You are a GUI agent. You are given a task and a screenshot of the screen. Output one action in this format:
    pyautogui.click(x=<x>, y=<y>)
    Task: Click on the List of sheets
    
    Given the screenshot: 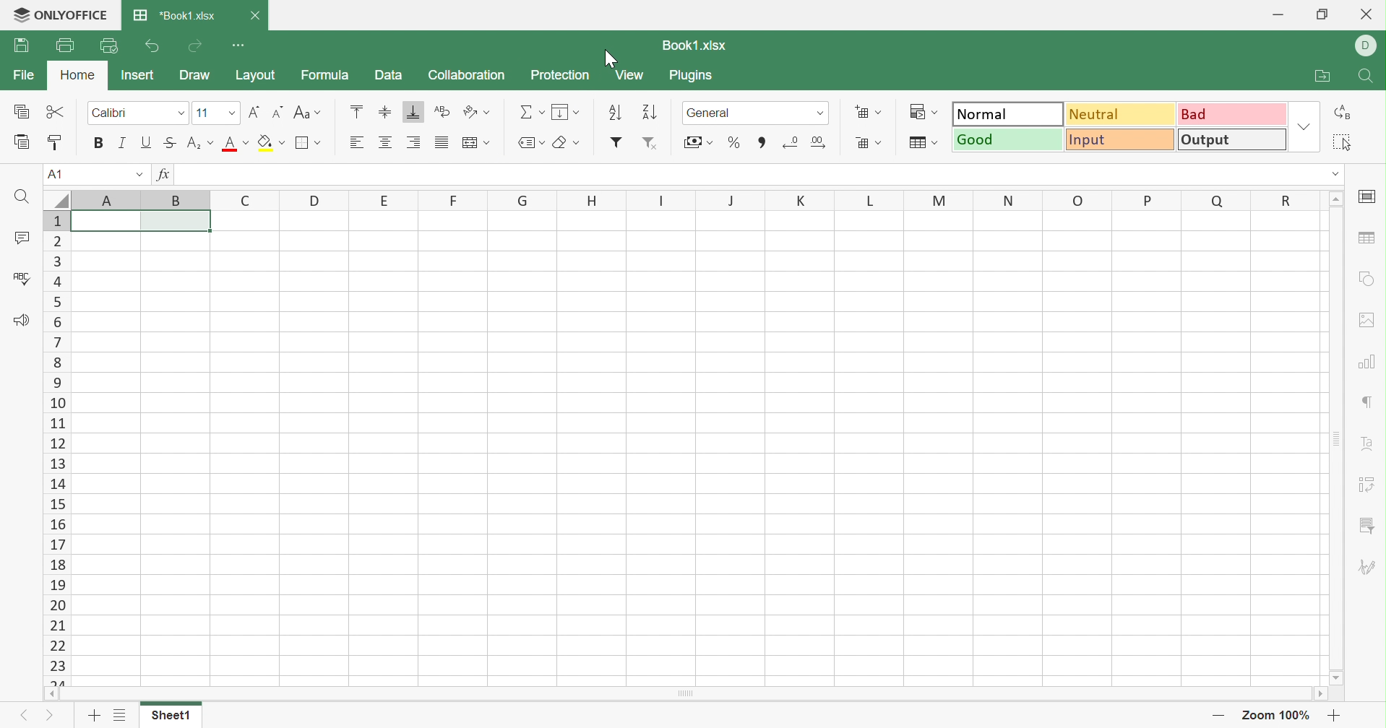 What is the action you would take?
    pyautogui.click(x=121, y=717)
    